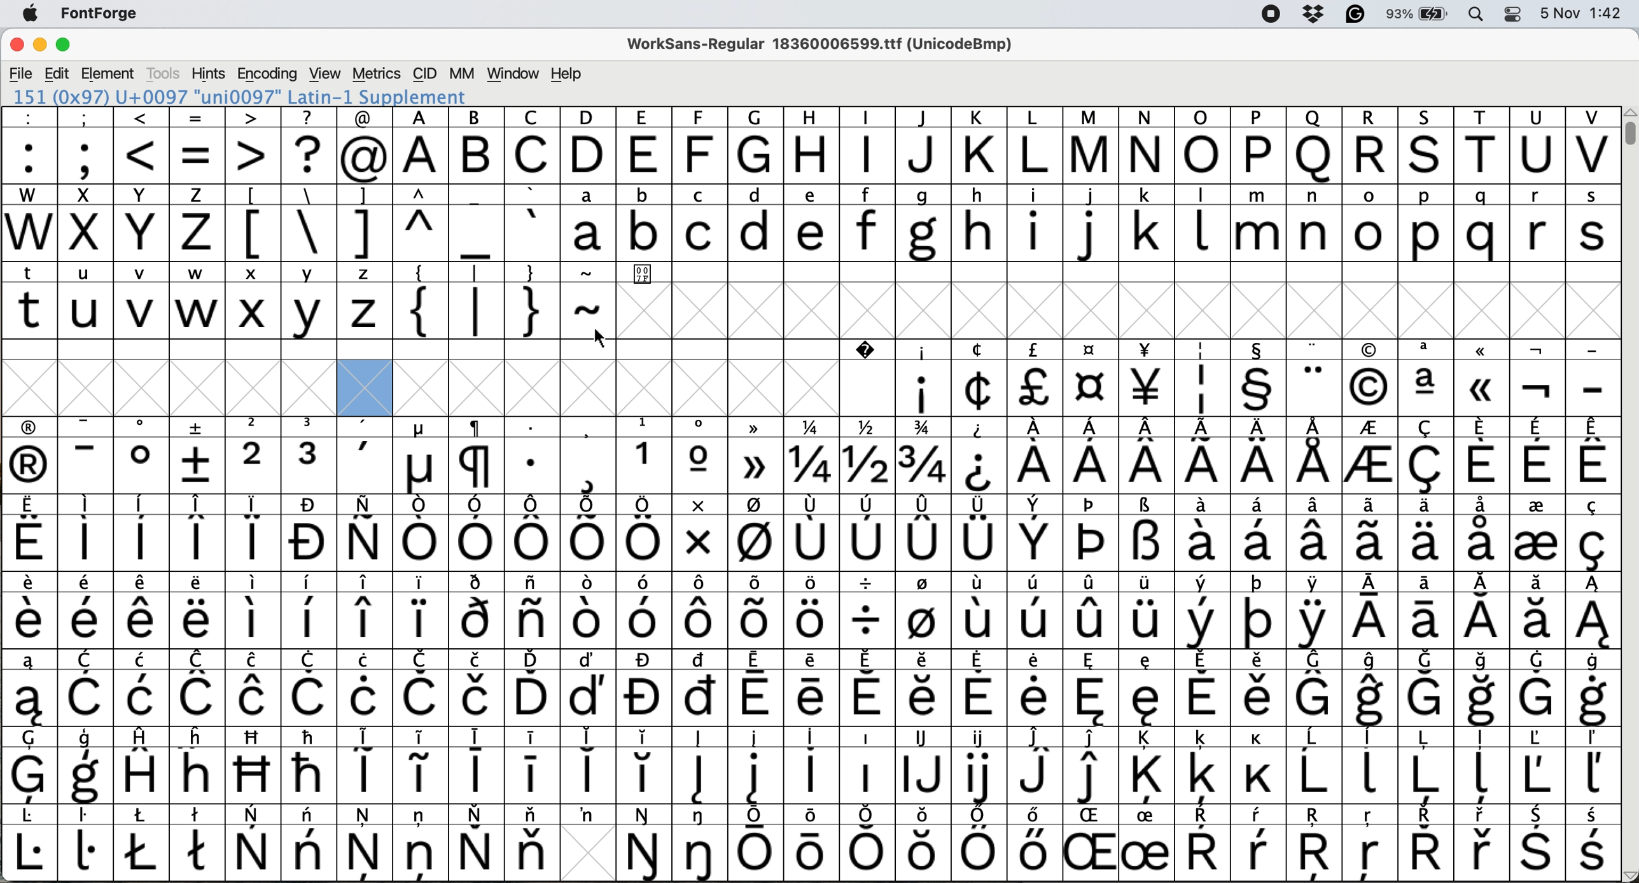  Describe the element at coordinates (421, 146) in the screenshot. I see `A` at that location.